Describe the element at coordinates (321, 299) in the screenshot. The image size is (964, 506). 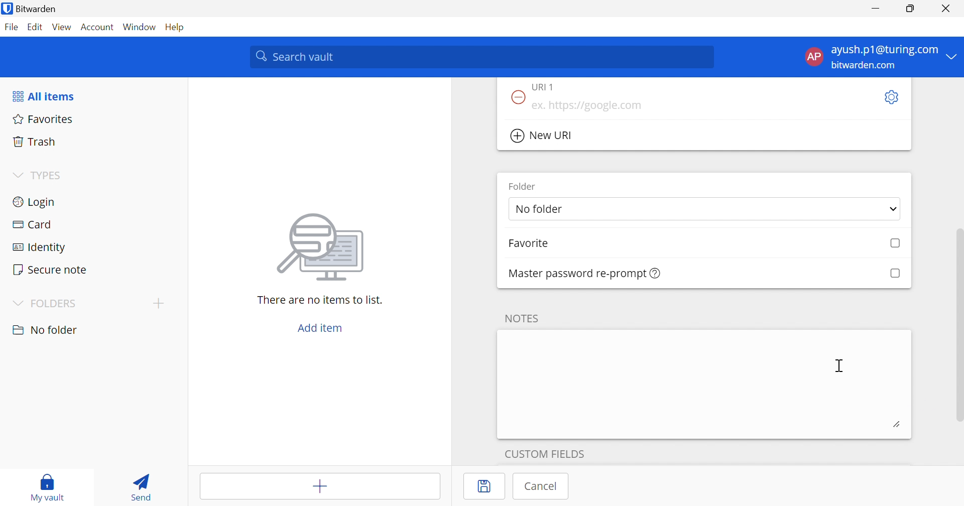
I see `There are no items to list.` at that location.